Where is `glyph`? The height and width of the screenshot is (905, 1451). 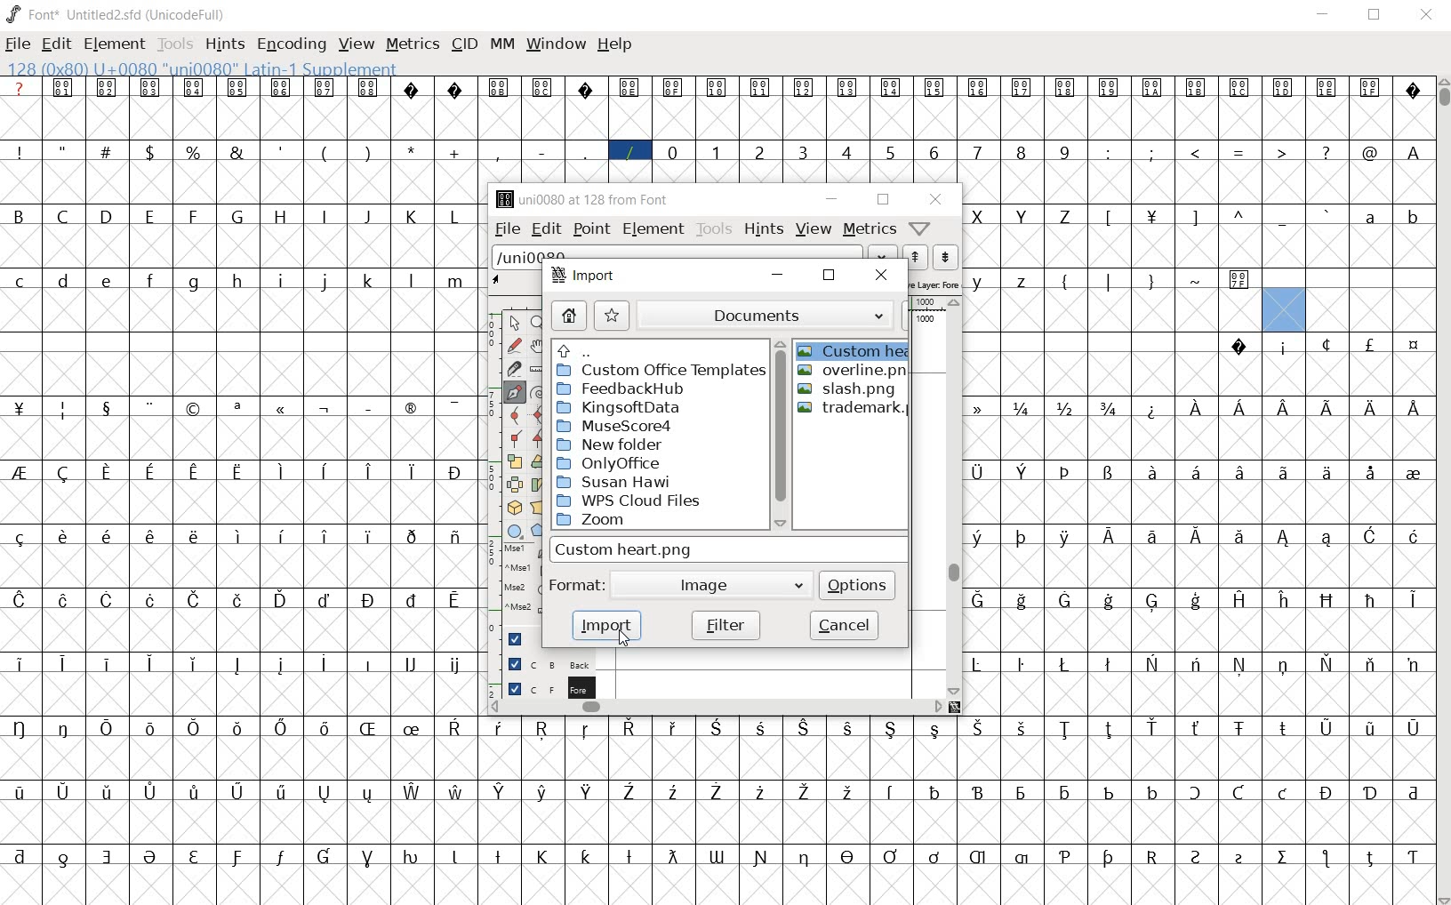
glyph is located at coordinates (63, 601).